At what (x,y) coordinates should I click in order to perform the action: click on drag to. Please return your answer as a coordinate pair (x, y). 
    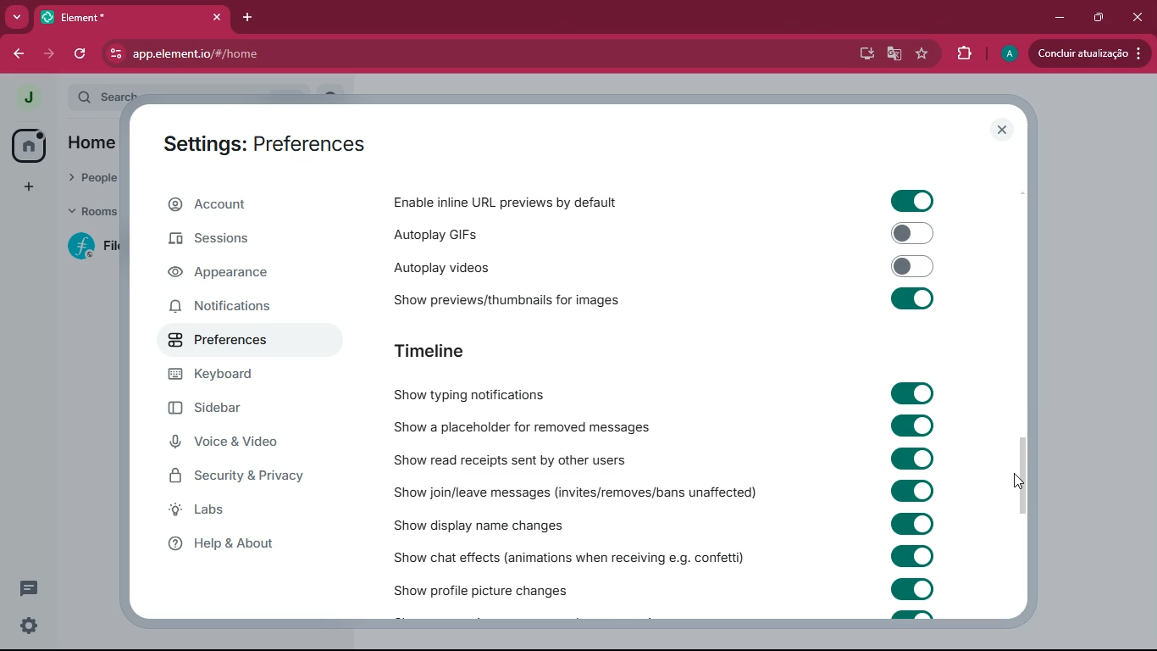
    Looking at the image, I should click on (1021, 481).